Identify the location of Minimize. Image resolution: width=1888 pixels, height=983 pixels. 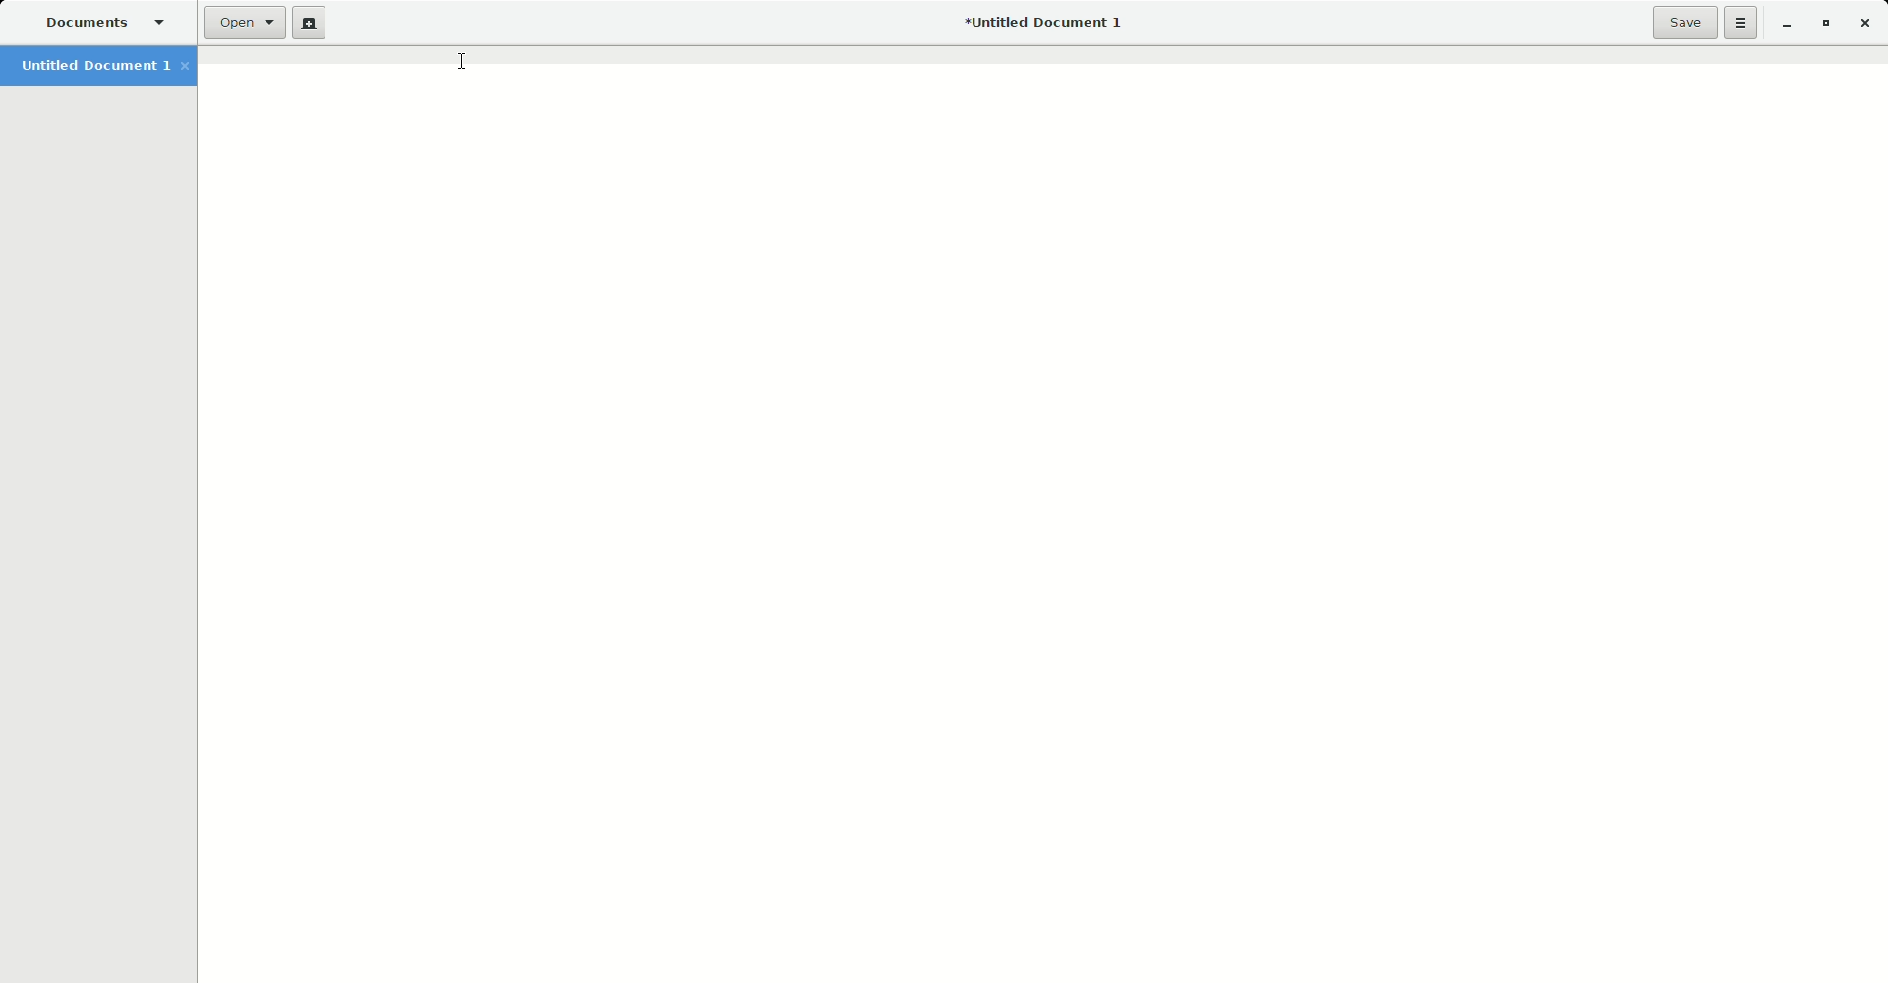
(1788, 24).